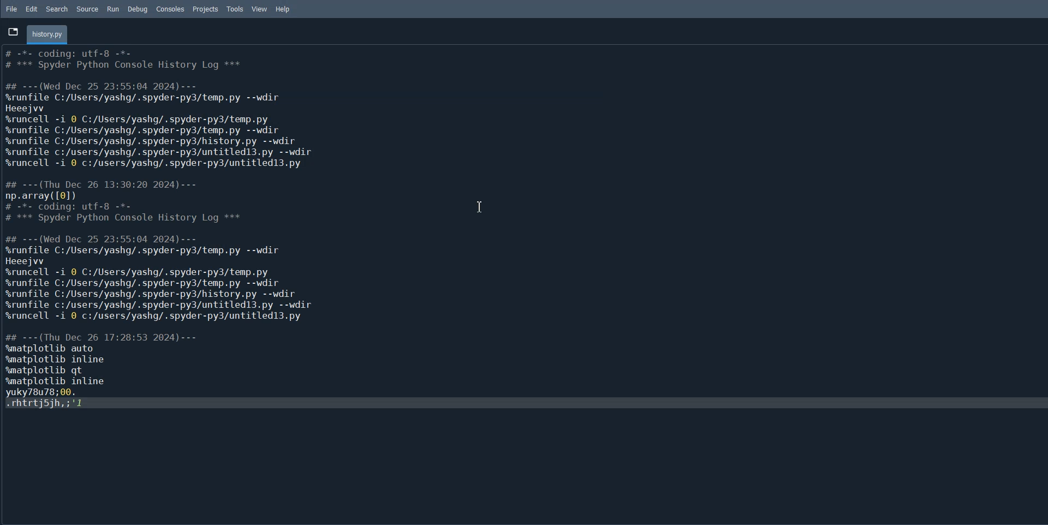 The height and width of the screenshot is (525, 1048). I want to click on Tools, so click(235, 9).